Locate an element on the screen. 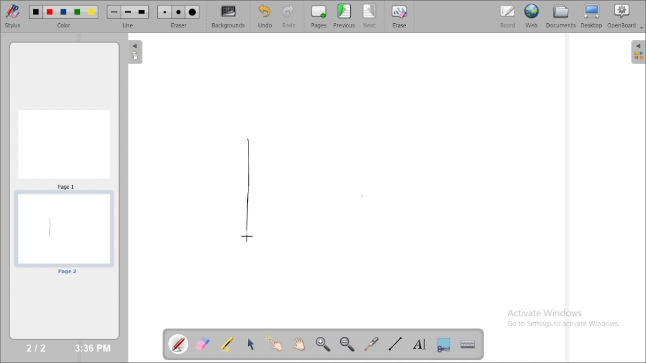 The image size is (646, 363). line is located at coordinates (247, 183).